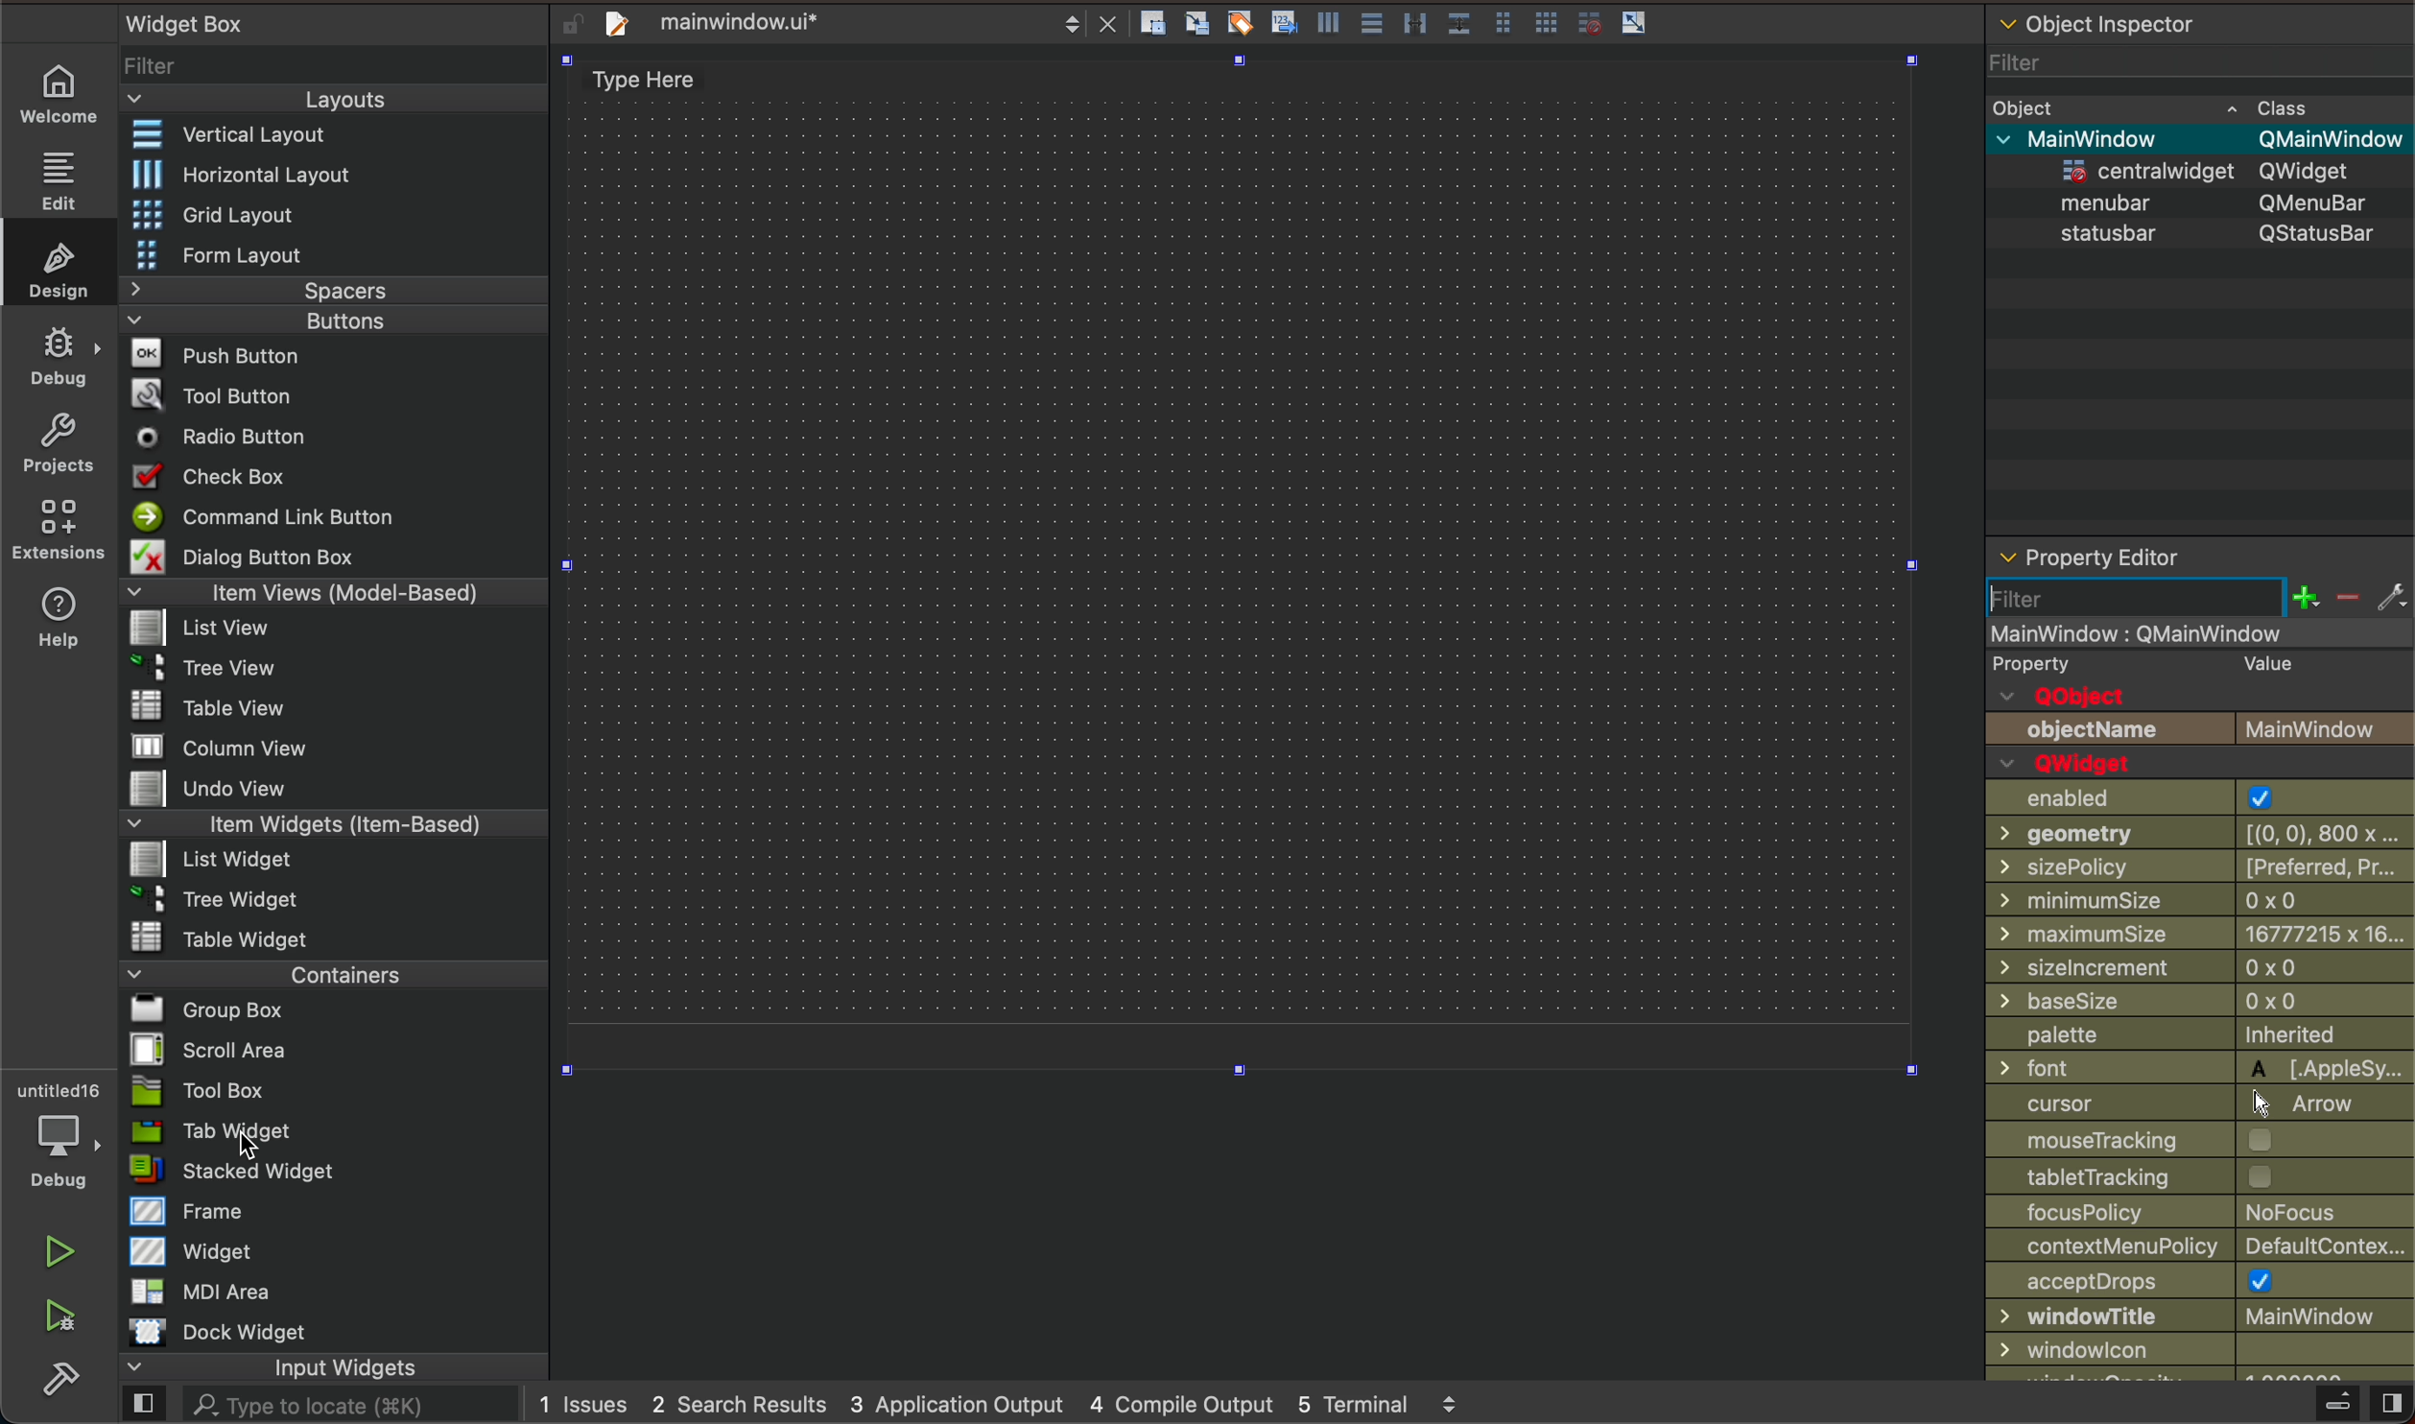 This screenshot has height=1424, width=2415. I want to click on size policy, so click(2201, 866).